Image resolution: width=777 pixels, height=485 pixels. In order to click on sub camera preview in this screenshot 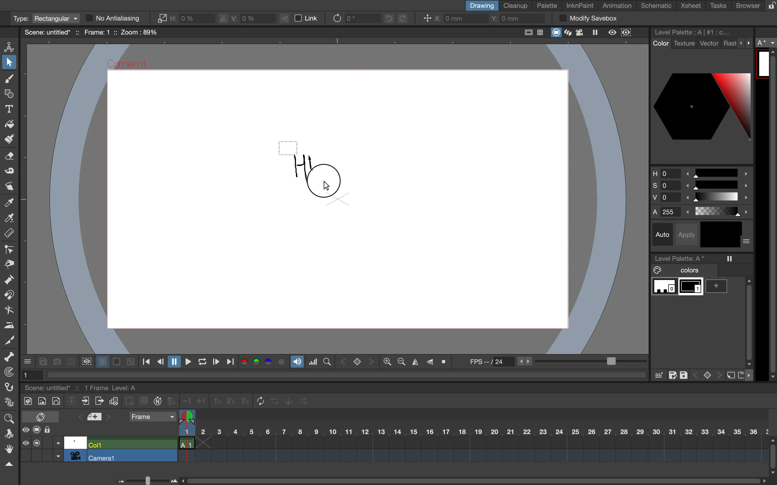, I will do `click(627, 33)`.